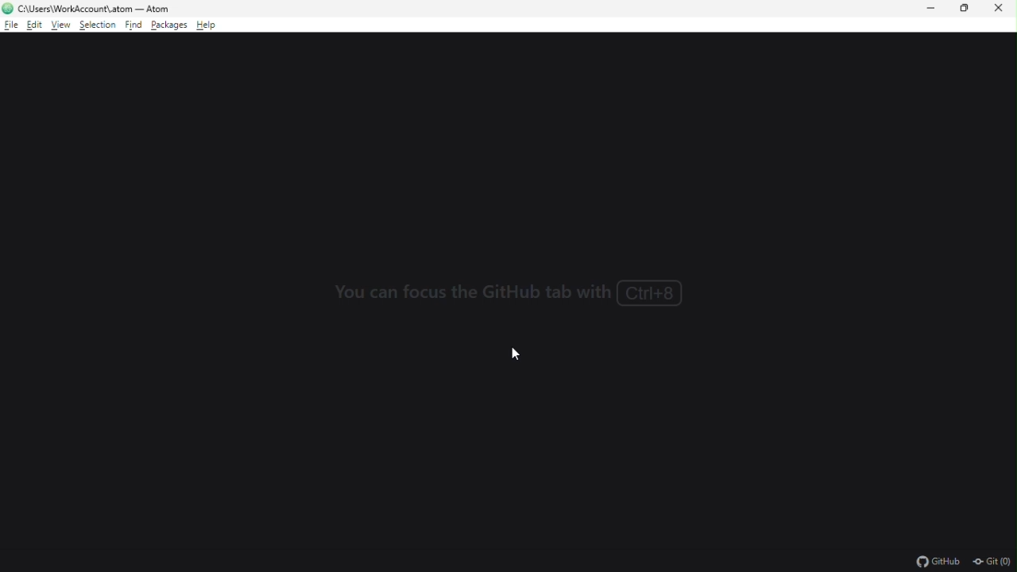  What do you see at coordinates (100, 8) in the screenshot?
I see `C:\Users\WorkAccount\.atom - Atom` at bounding box center [100, 8].